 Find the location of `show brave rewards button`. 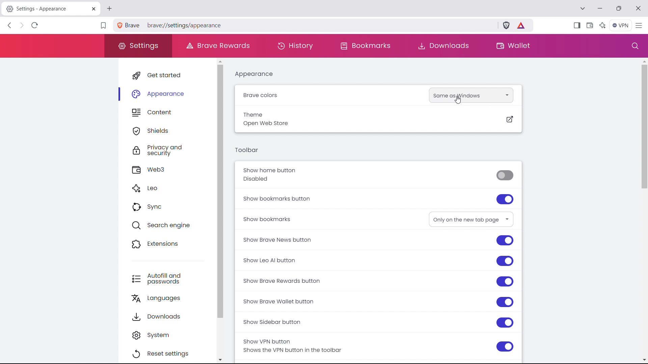

show brave rewards button is located at coordinates (377, 281).